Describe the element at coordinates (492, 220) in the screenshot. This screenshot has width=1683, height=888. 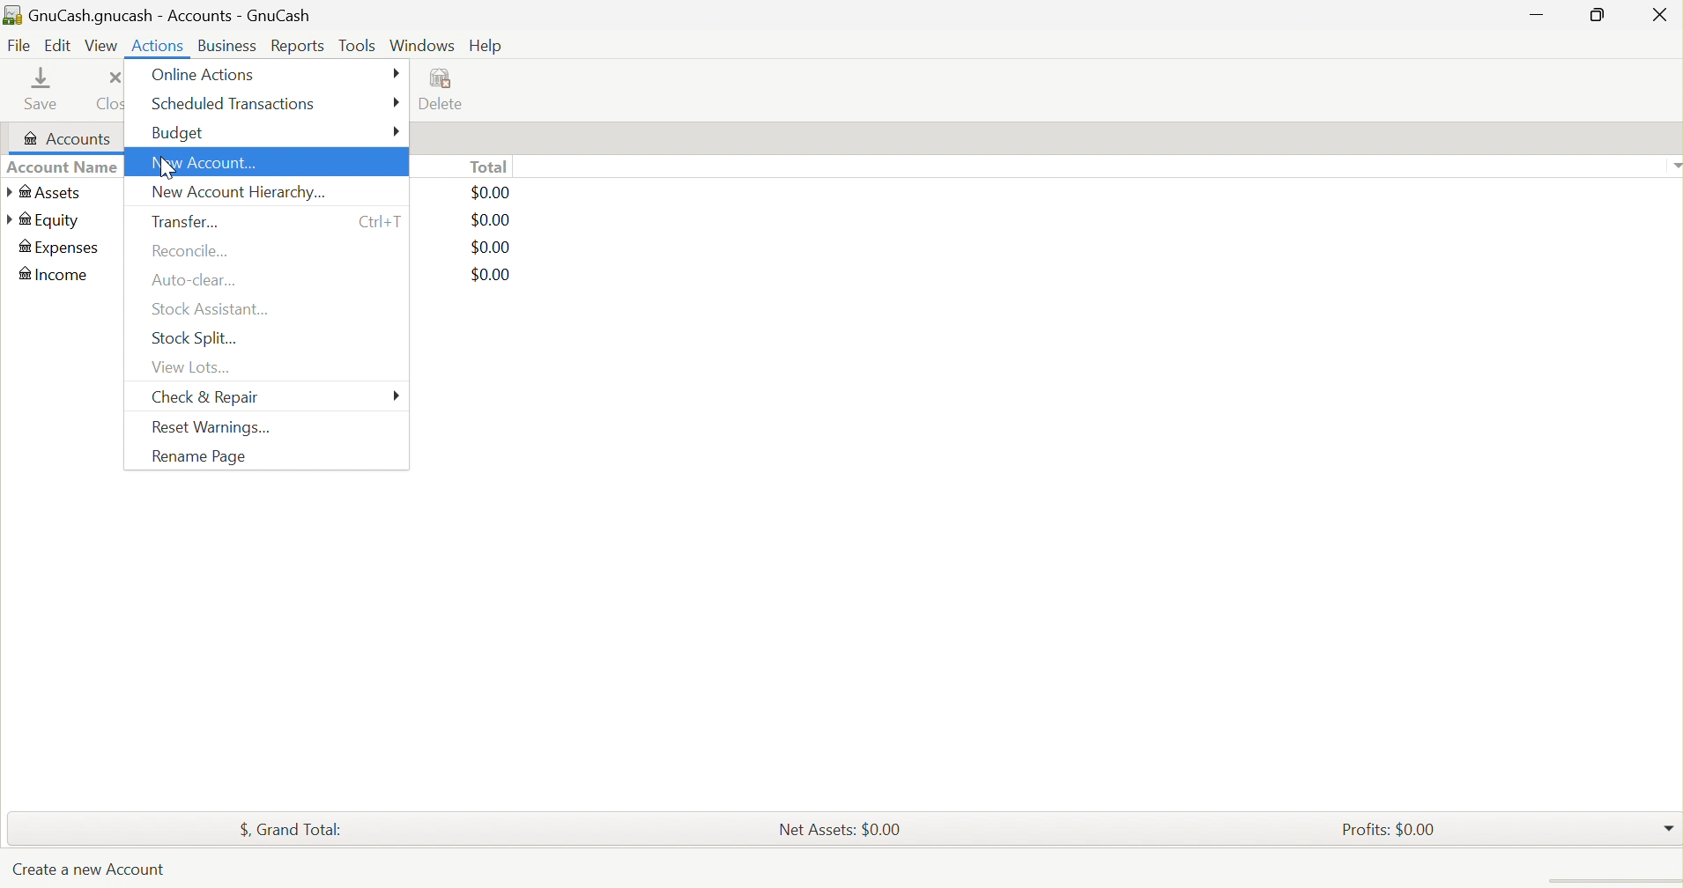
I see `$0.00` at that location.